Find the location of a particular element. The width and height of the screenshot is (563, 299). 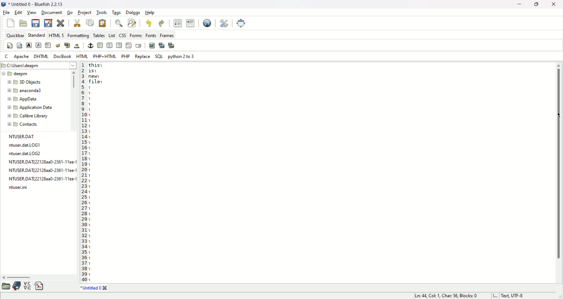

standard is located at coordinates (36, 35).